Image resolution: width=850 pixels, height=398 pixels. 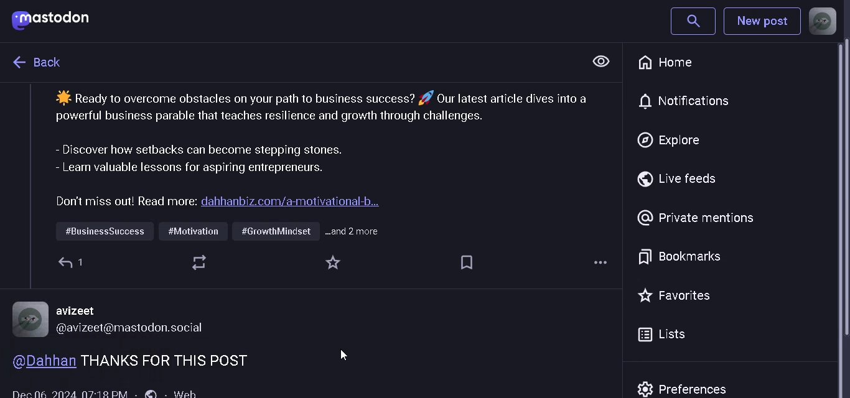 I want to click on #BusinessSuccess, so click(x=105, y=232).